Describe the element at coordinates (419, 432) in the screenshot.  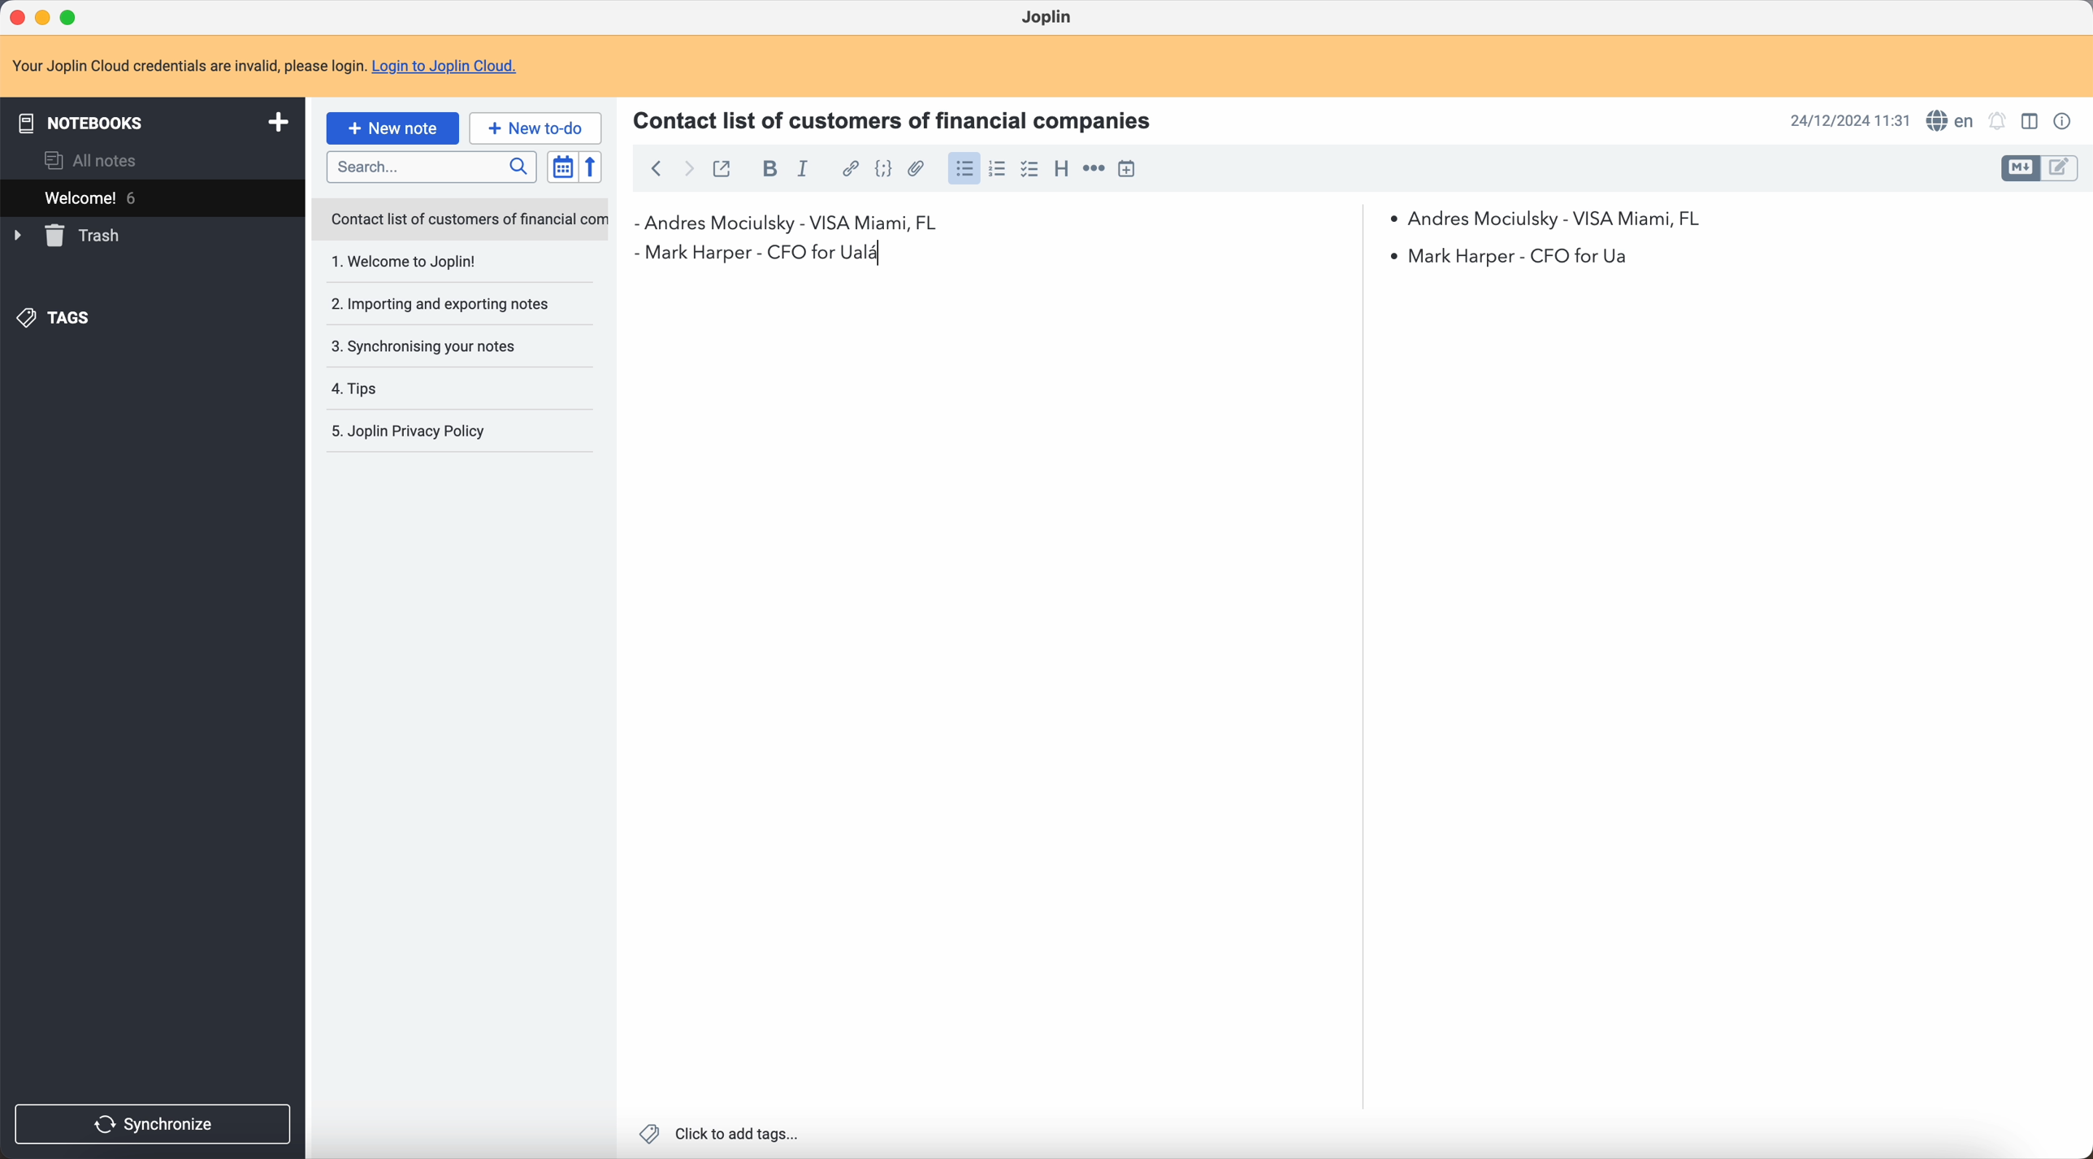
I see `5. Joplin Privacy Policy` at that location.